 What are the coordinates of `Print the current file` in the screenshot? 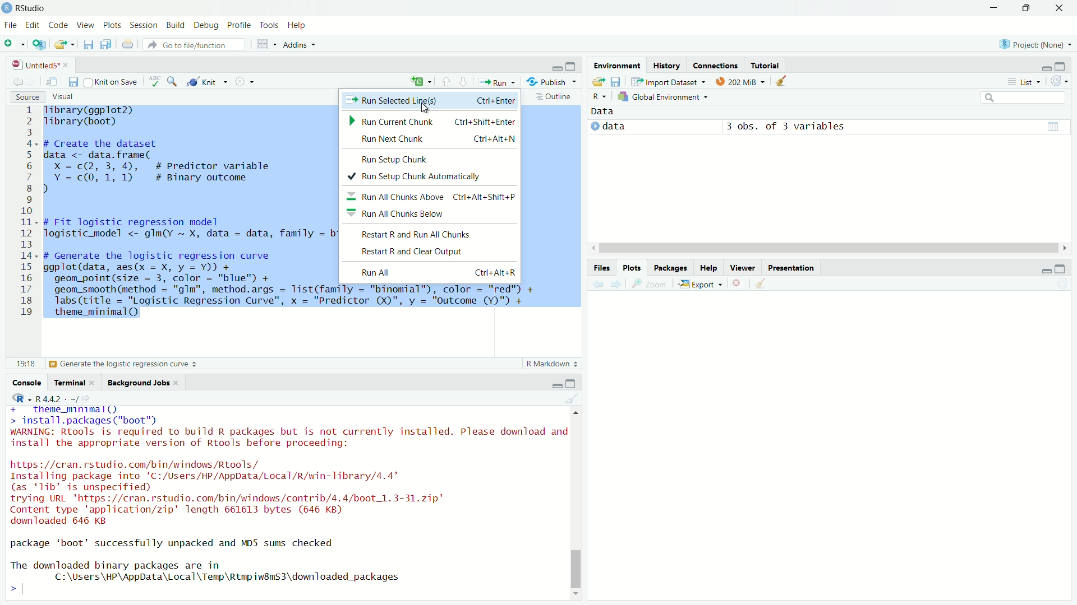 It's located at (128, 43).